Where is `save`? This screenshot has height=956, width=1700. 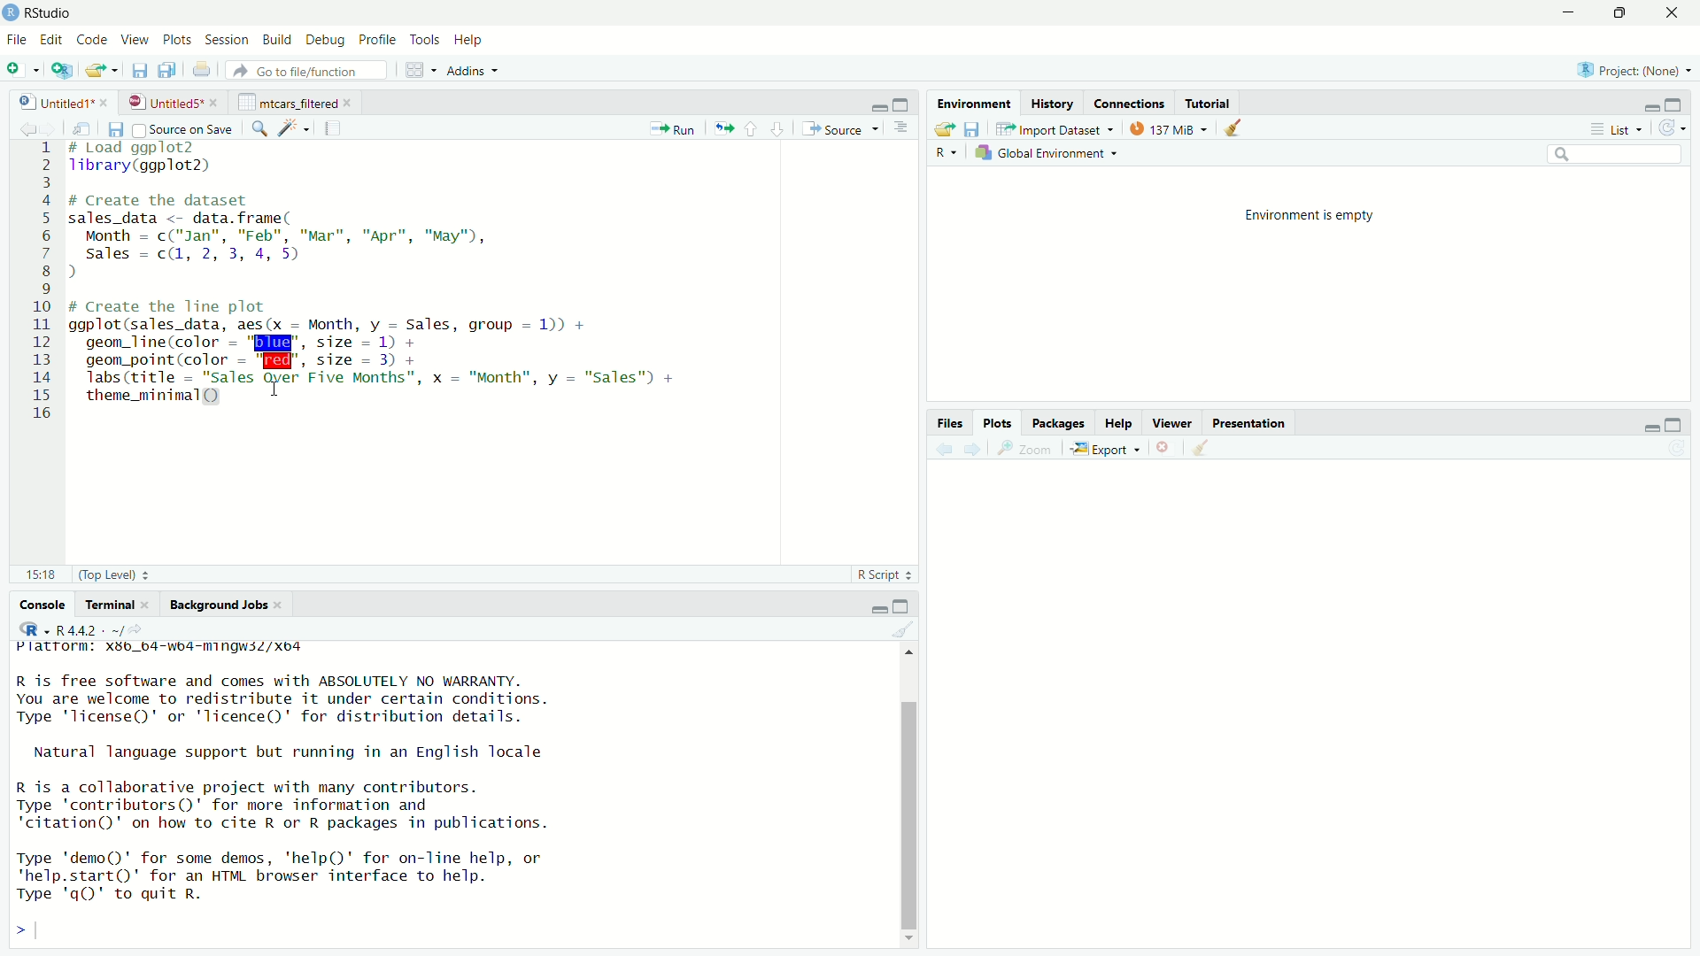 save is located at coordinates (975, 130).